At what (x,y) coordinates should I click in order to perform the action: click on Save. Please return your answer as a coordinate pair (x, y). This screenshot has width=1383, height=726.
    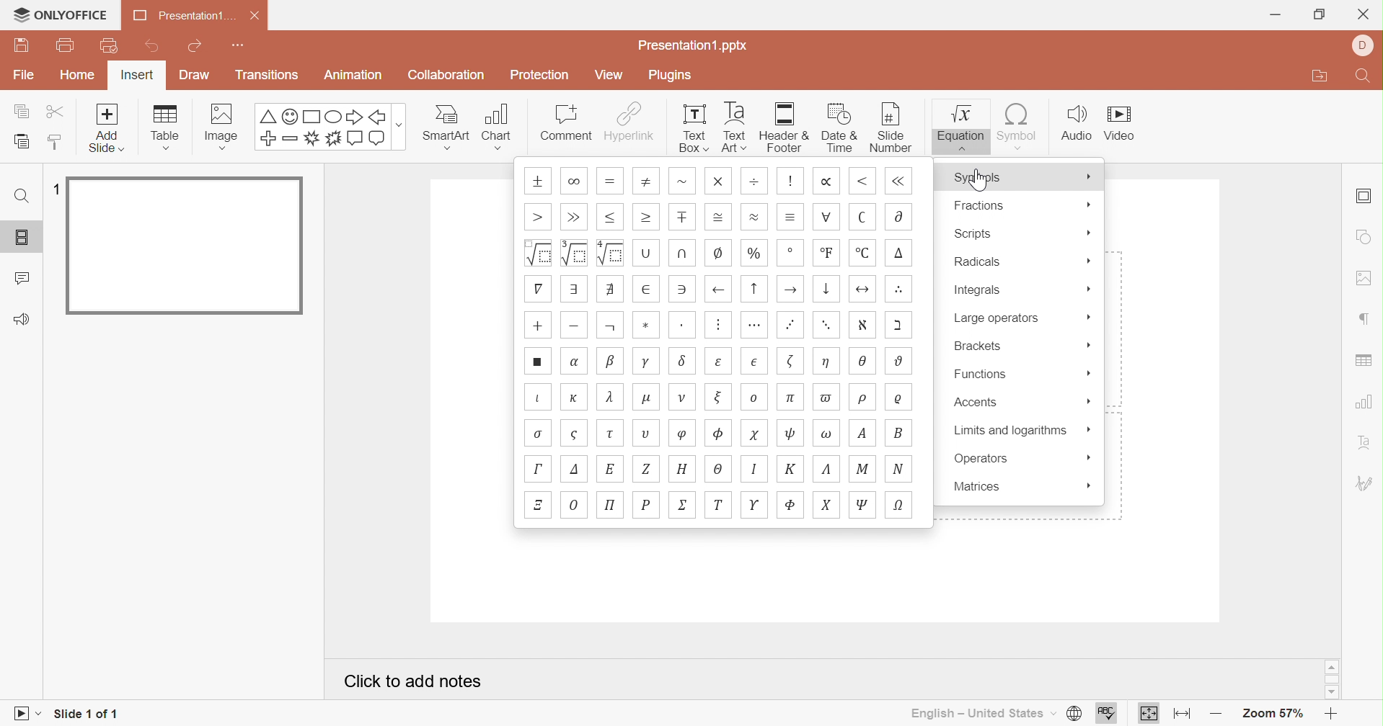
    Looking at the image, I should click on (31, 45).